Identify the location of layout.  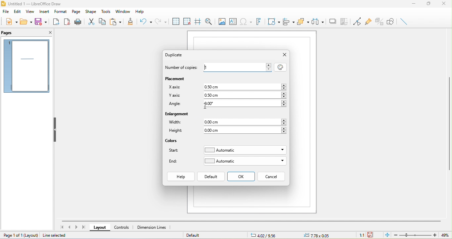
(99, 228).